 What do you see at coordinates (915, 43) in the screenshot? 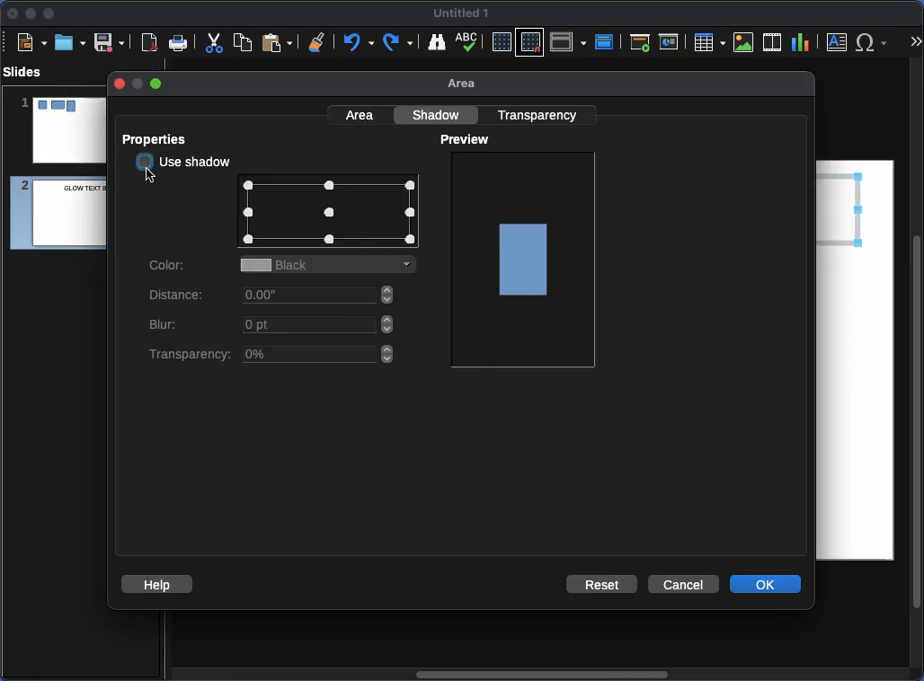
I see `More` at bounding box center [915, 43].